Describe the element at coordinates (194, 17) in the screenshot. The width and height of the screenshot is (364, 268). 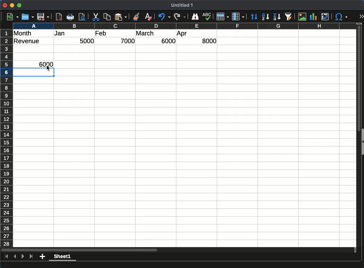
I see `finder` at that location.